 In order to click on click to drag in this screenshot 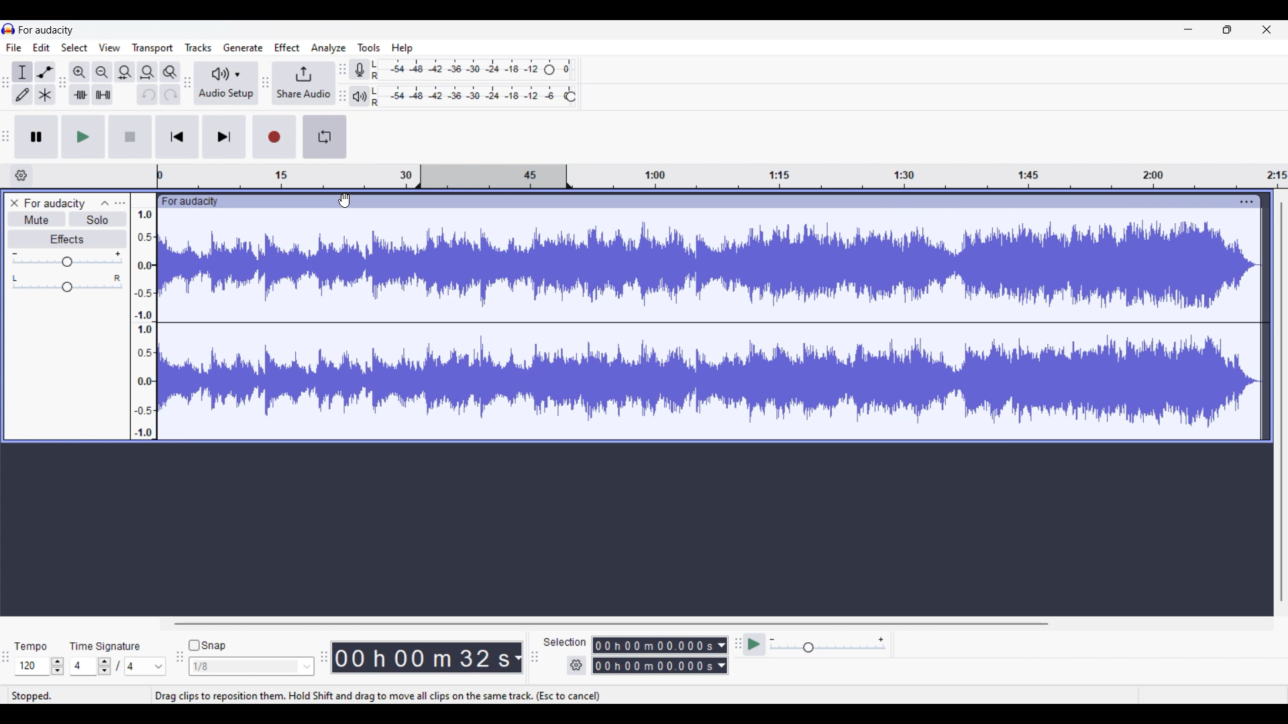, I will do `click(695, 202)`.